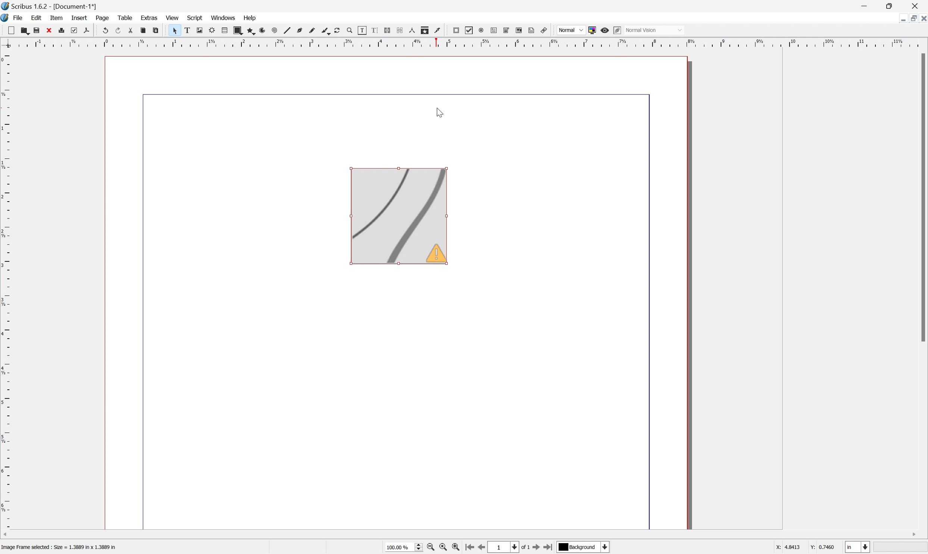 The height and width of the screenshot is (554, 928). I want to click on Freehand line, so click(315, 31).